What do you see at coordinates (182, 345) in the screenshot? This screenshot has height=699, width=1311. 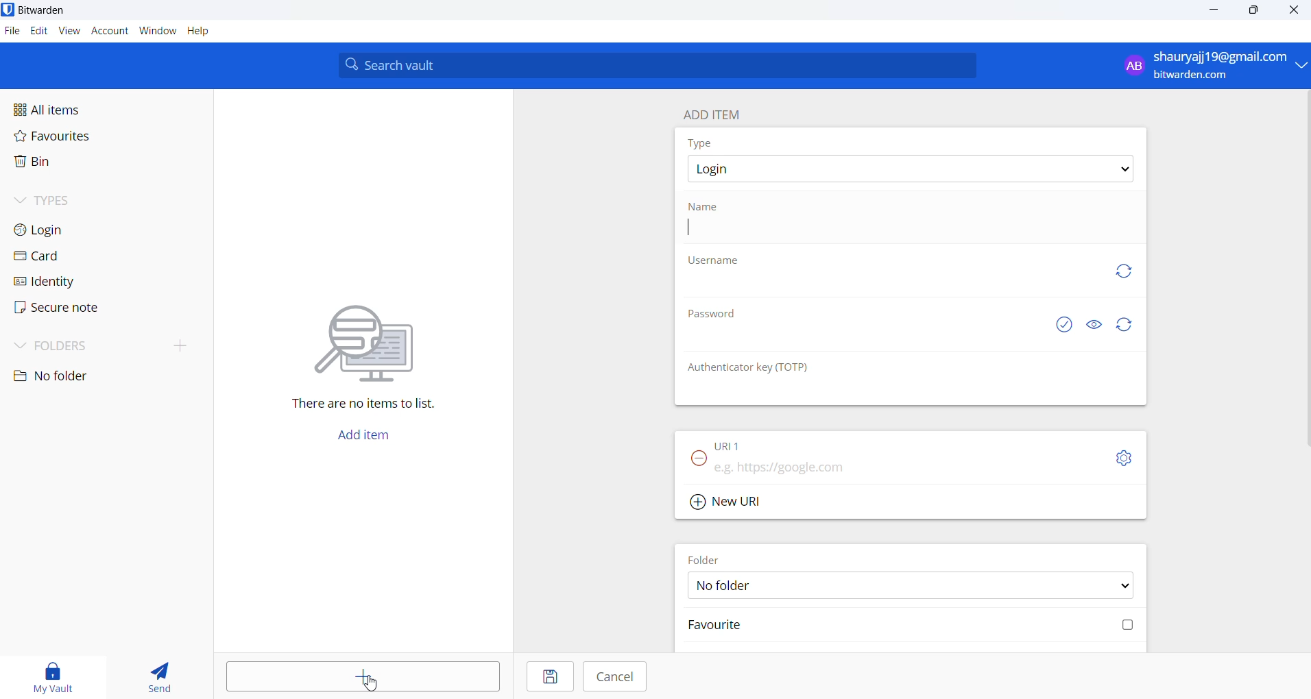 I see `add folder button` at bounding box center [182, 345].